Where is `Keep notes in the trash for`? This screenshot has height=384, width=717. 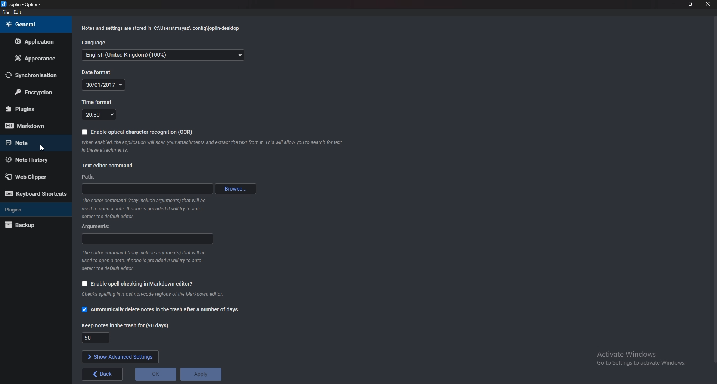
Keep notes in the trash for is located at coordinates (96, 337).